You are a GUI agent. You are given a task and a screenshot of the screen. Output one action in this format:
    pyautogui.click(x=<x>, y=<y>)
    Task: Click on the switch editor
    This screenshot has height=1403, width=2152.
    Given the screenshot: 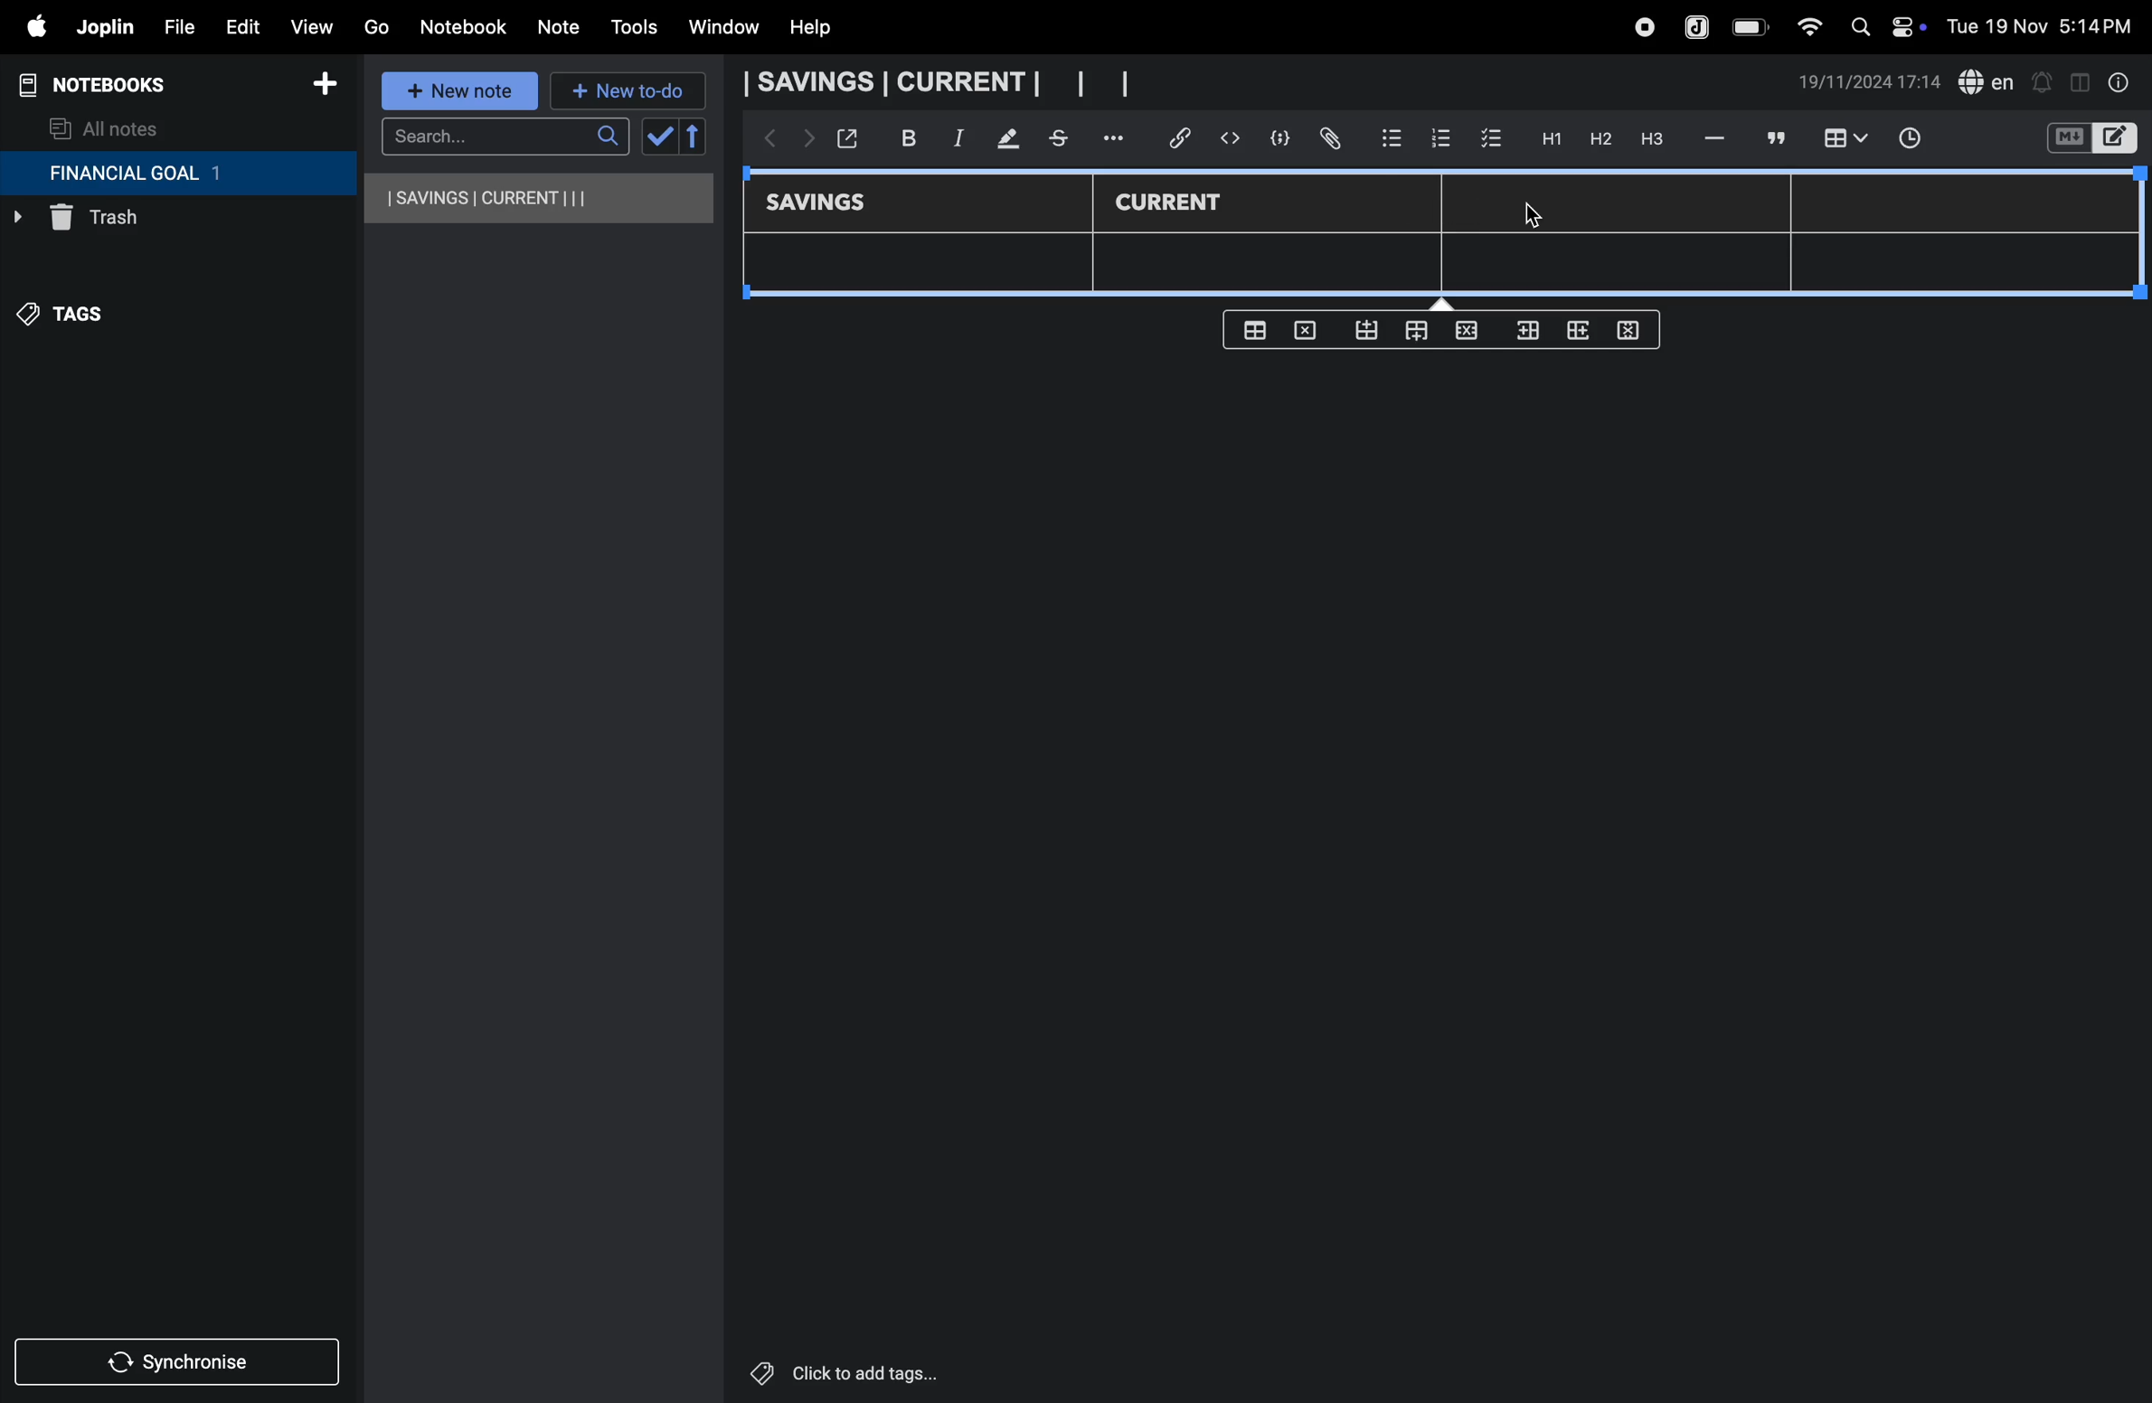 What is the action you would take?
    pyautogui.click(x=2090, y=138)
    